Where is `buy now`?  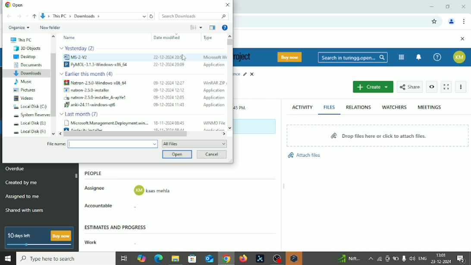 buy now is located at coordinates (61, 236).